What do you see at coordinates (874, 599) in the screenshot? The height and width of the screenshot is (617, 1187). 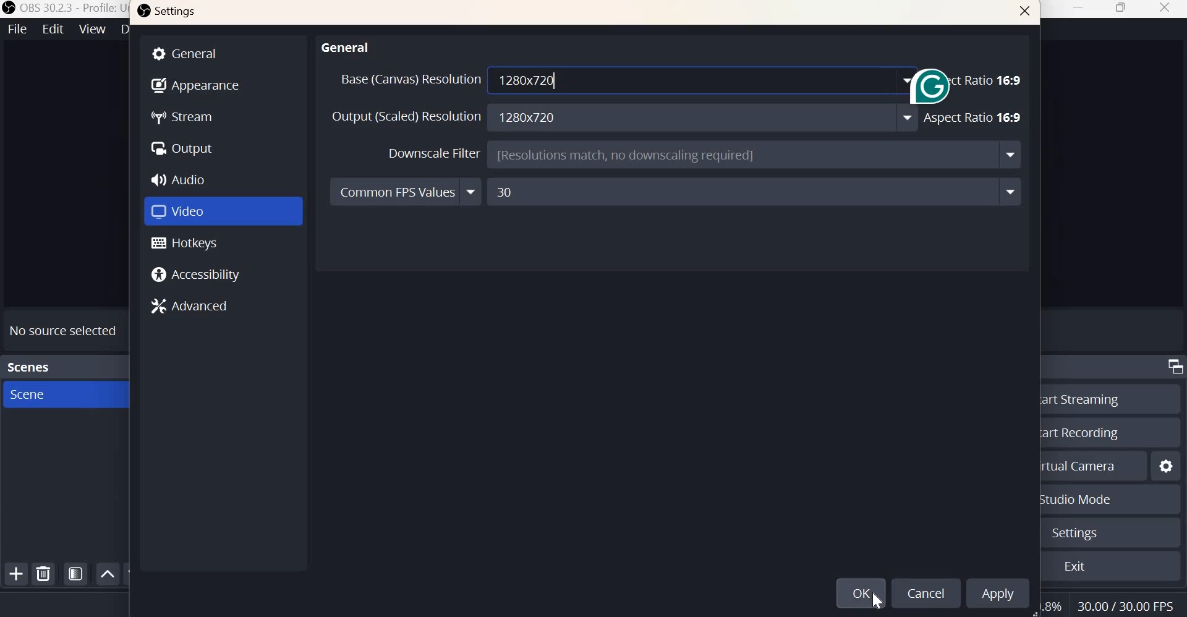 I see `cursor` at bounding box center [874, 599].